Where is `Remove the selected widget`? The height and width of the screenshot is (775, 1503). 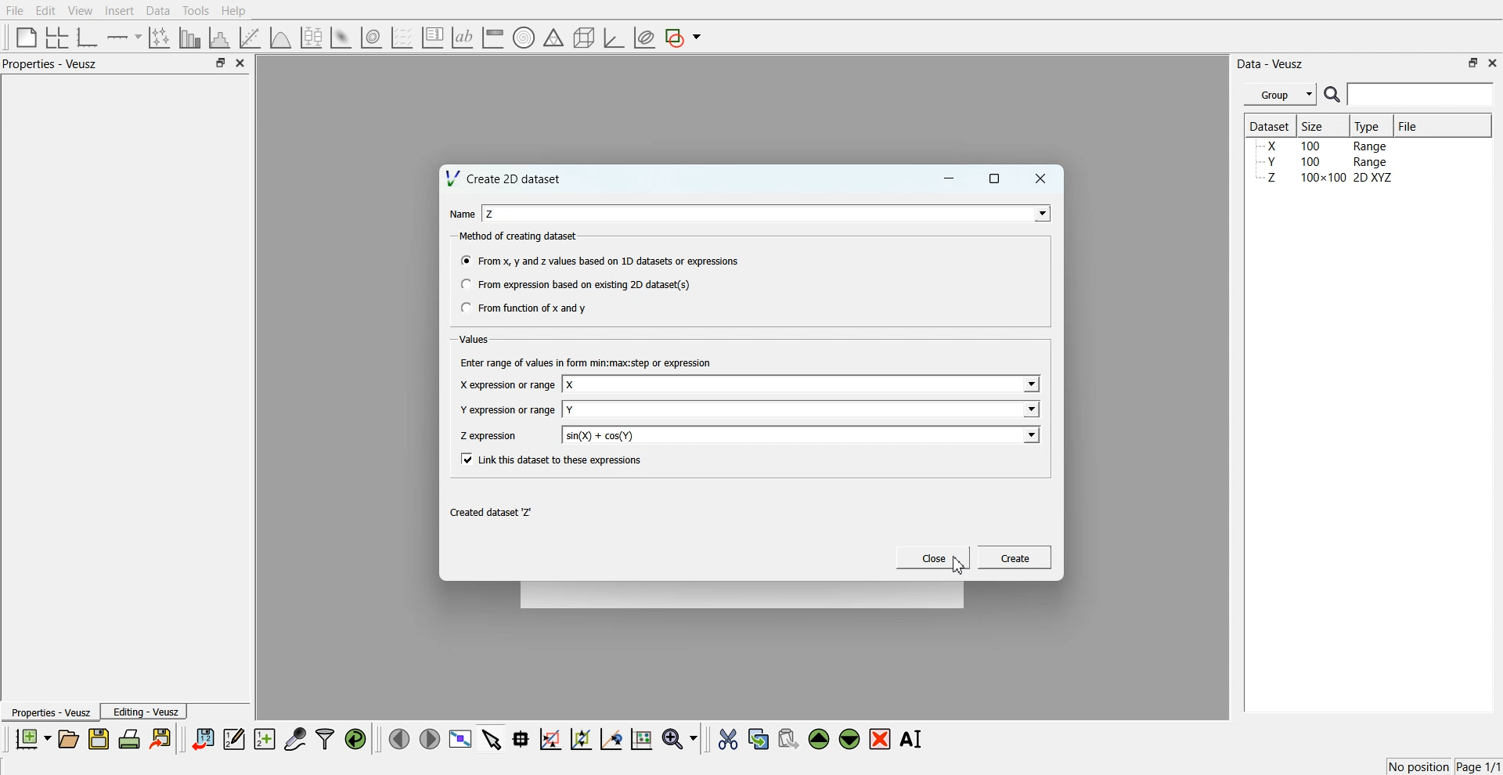 Remove the selected widget is located at coordinates (880, 740).